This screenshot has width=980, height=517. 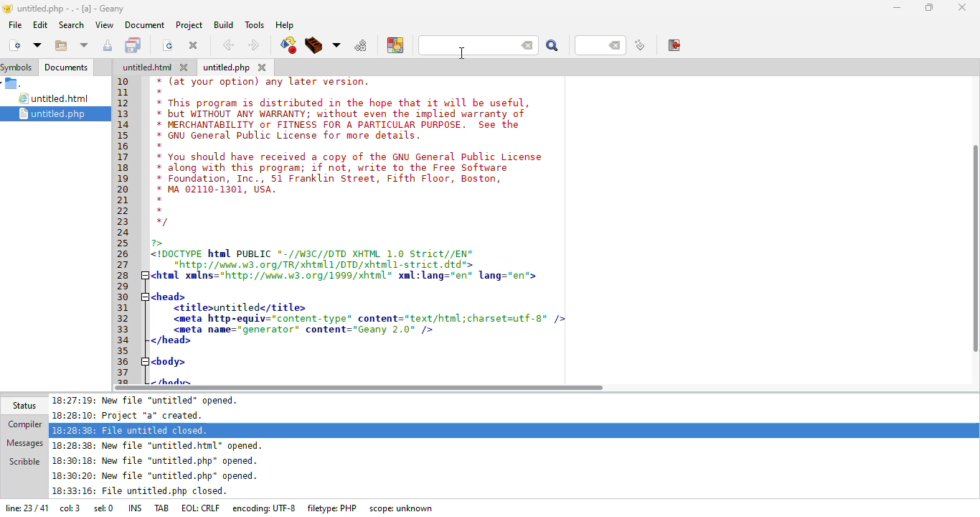 What do you see at coordinates (254, 24) in the screenshot?
I see `tools` at bounding box center [254, 24].